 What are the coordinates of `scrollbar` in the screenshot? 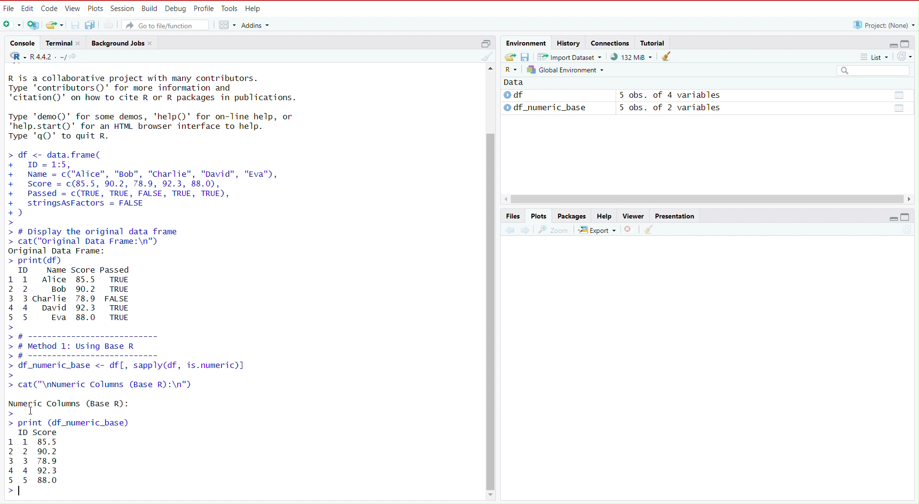 It's located at (490, 310).